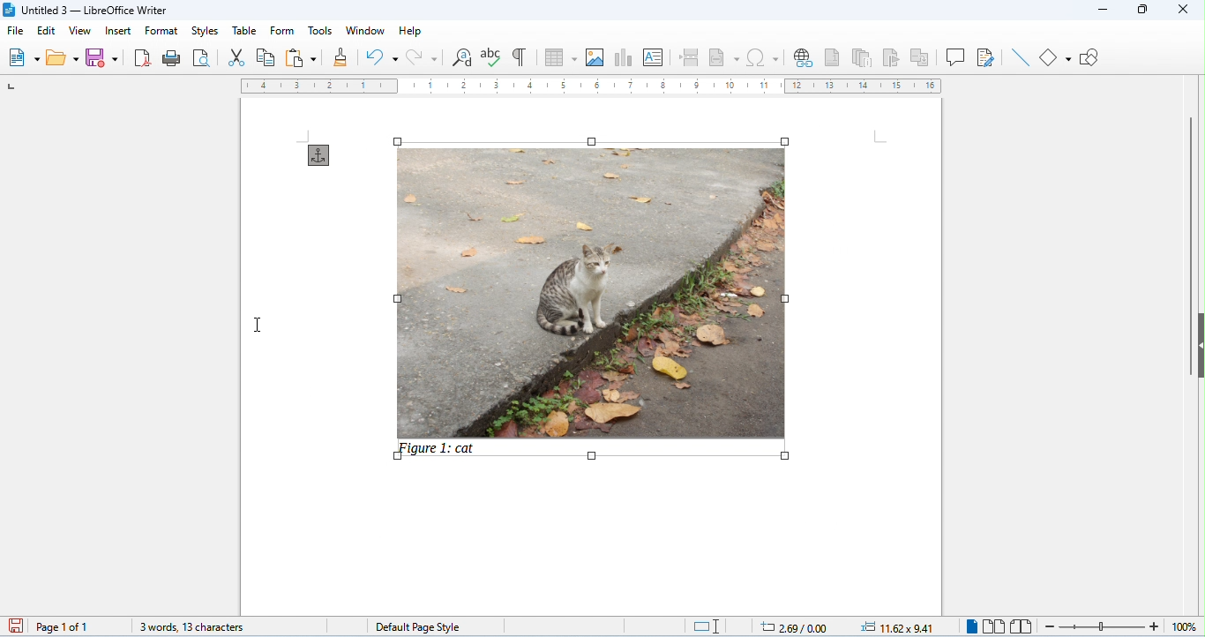  I want to click on view, so click(79, 30).